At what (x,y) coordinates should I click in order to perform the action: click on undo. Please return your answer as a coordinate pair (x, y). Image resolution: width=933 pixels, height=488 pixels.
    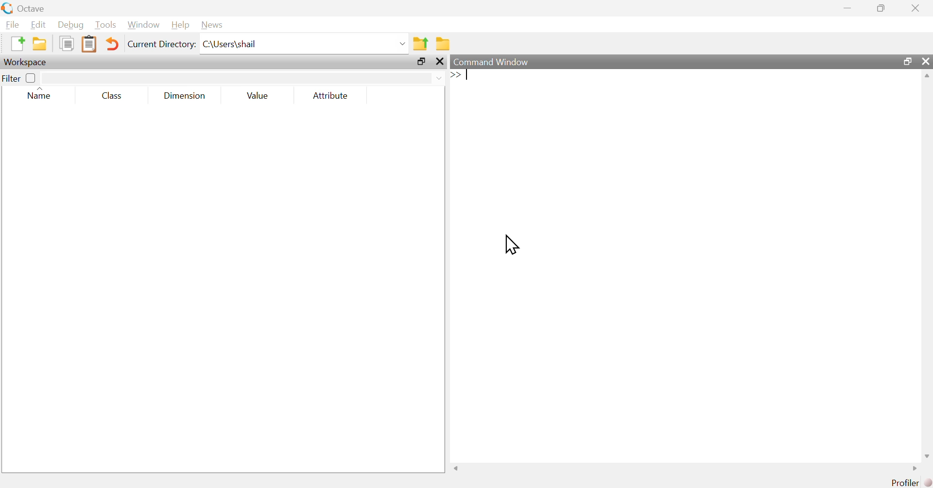
    Looking at the image, I should click on (112, 43).